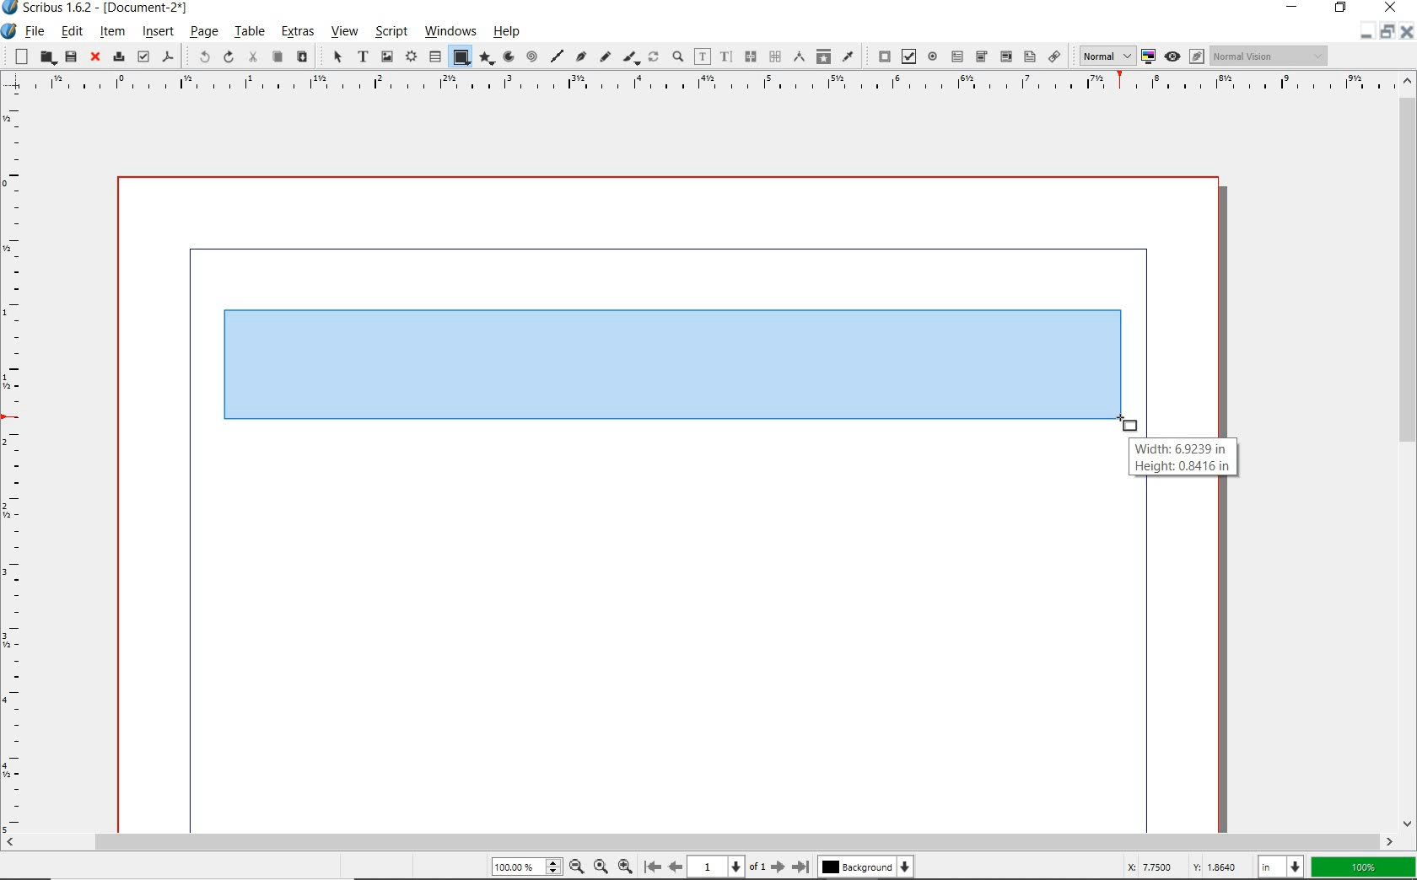  I want to click on eye dropper, so click(848, 57).